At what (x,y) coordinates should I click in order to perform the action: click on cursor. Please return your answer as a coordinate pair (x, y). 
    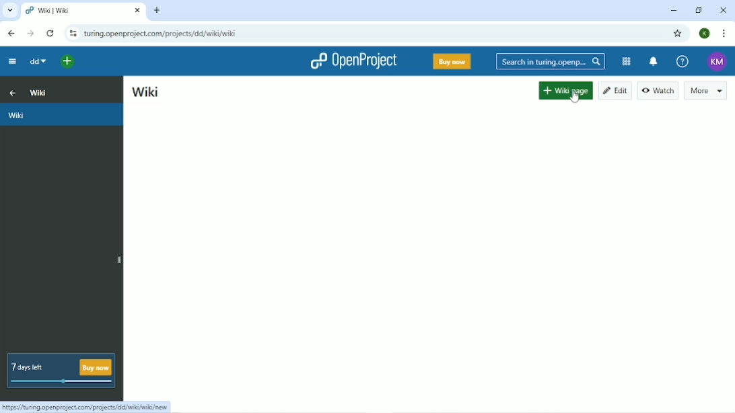
    Looking at the image, I should click on (575, 96).